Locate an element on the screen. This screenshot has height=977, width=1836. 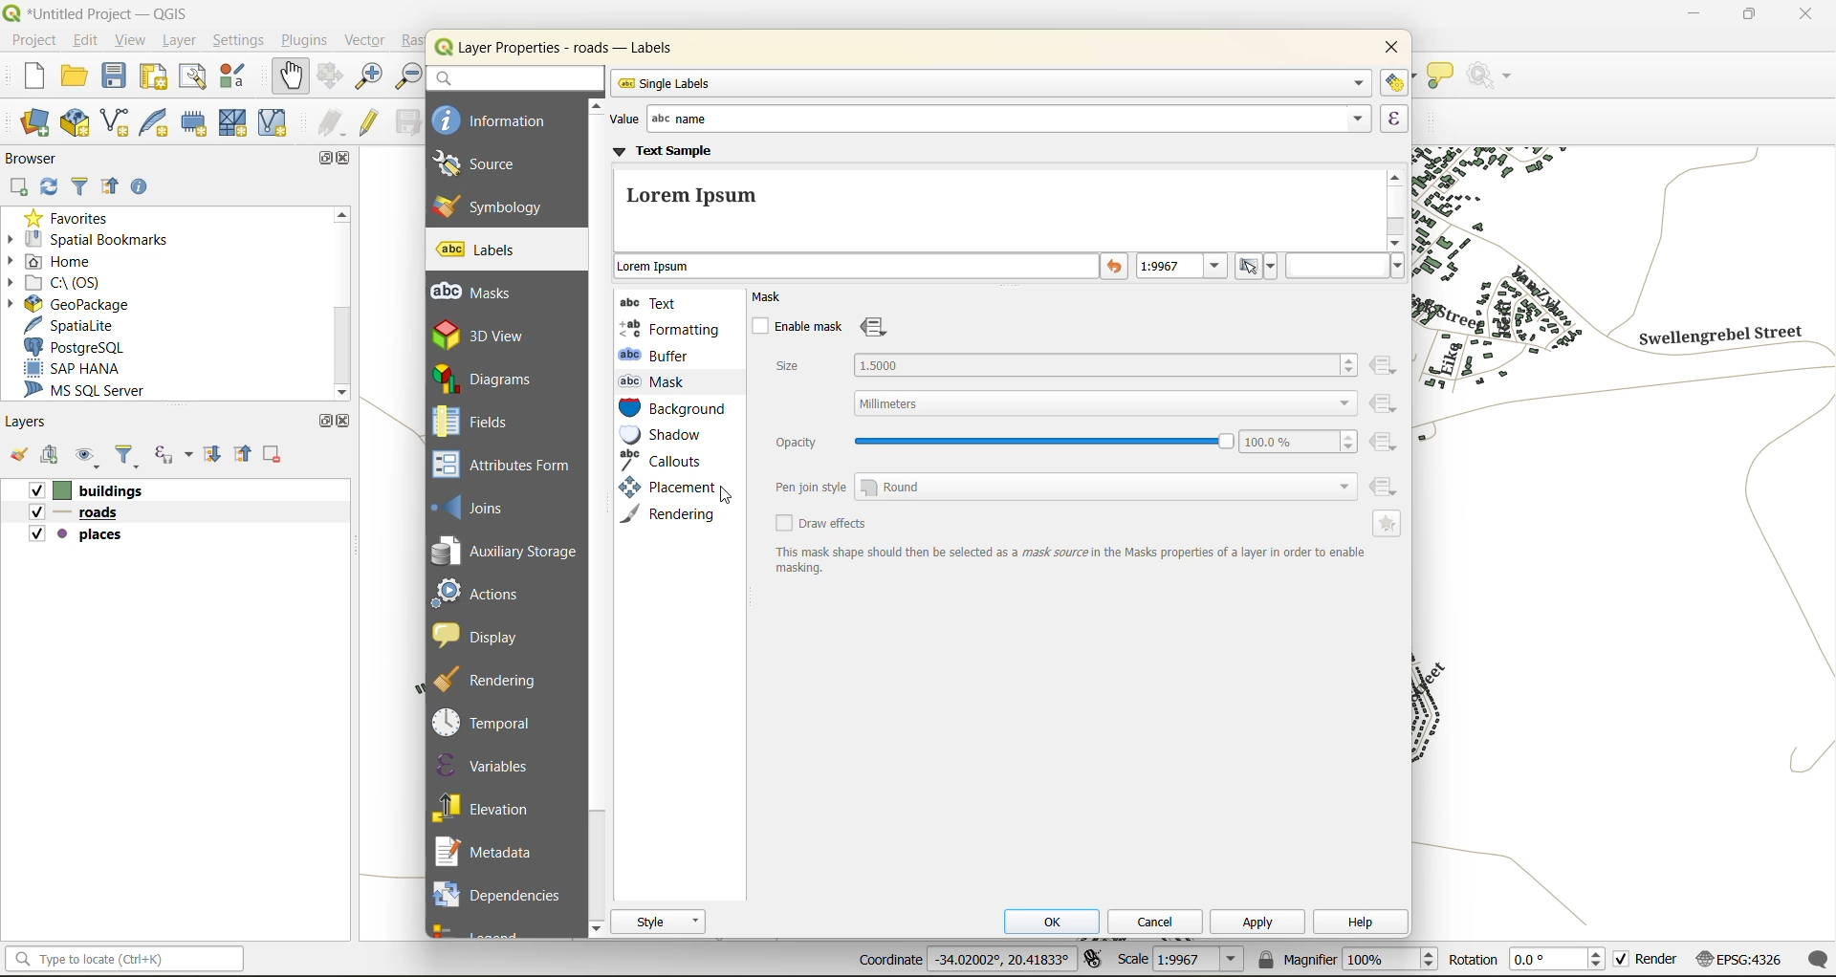
metadata is located at coordinates (1069, 560).